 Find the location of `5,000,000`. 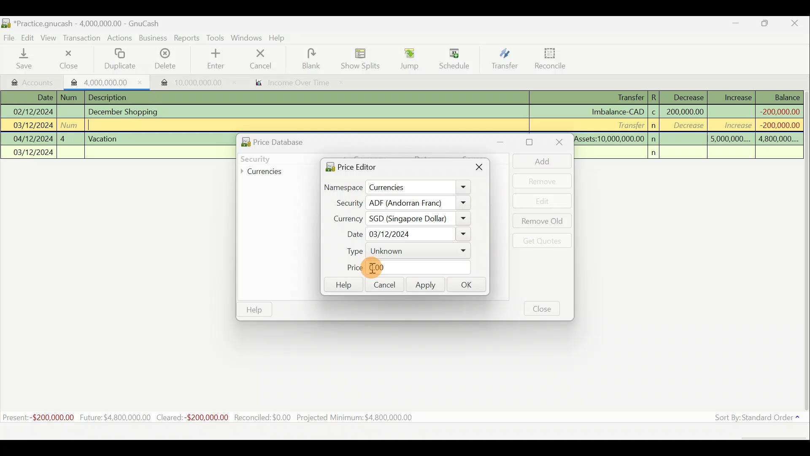

5,000,000 is located at coordinates (730, 140).